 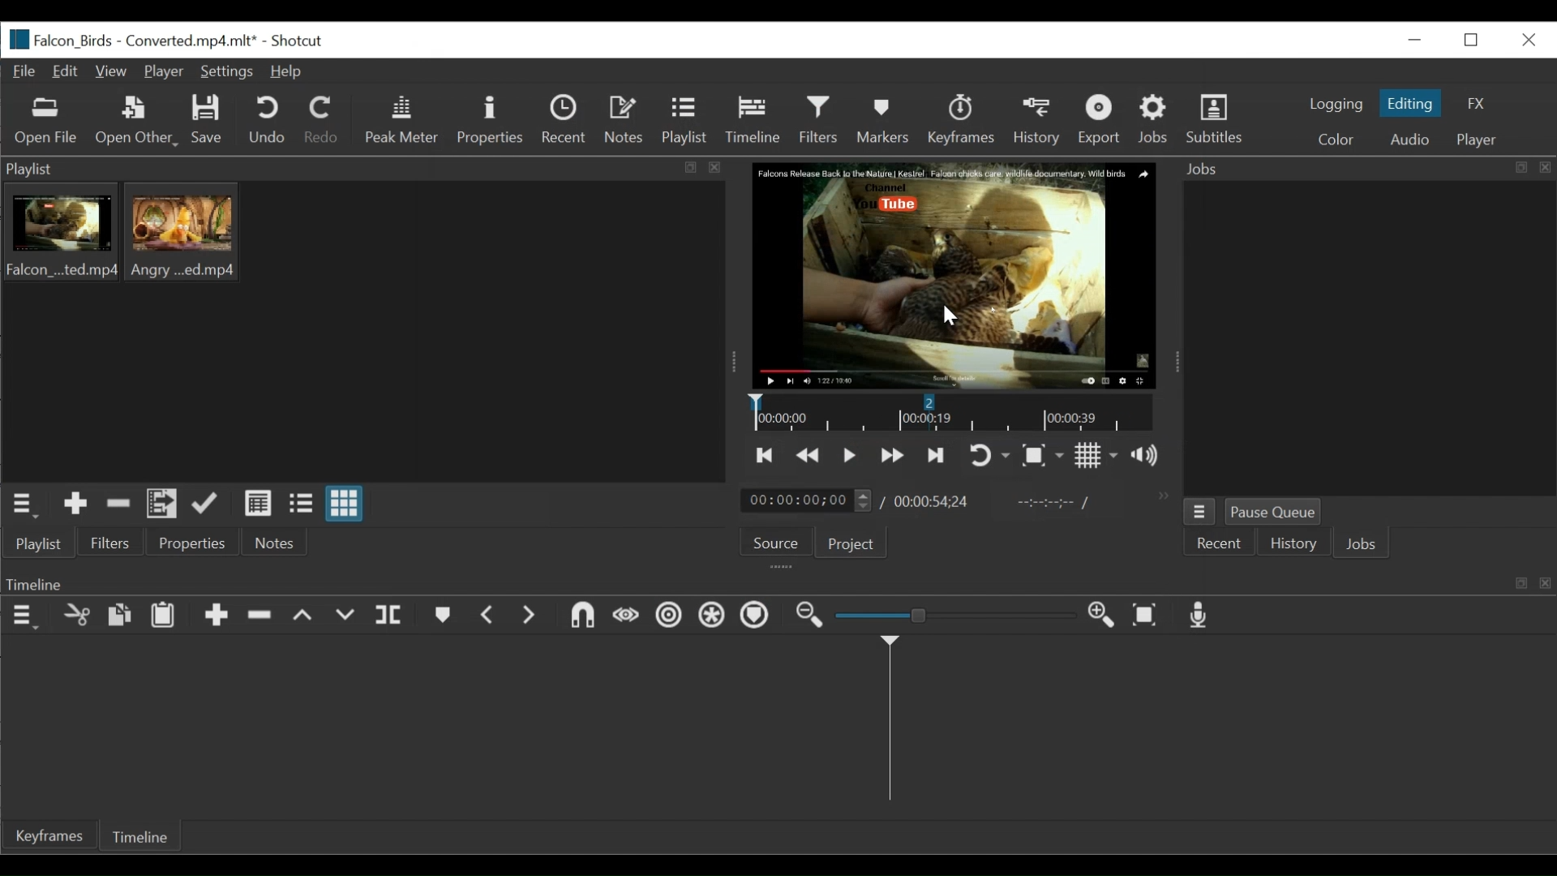 I want to click on Previous marker, so click(x=489, y=615).